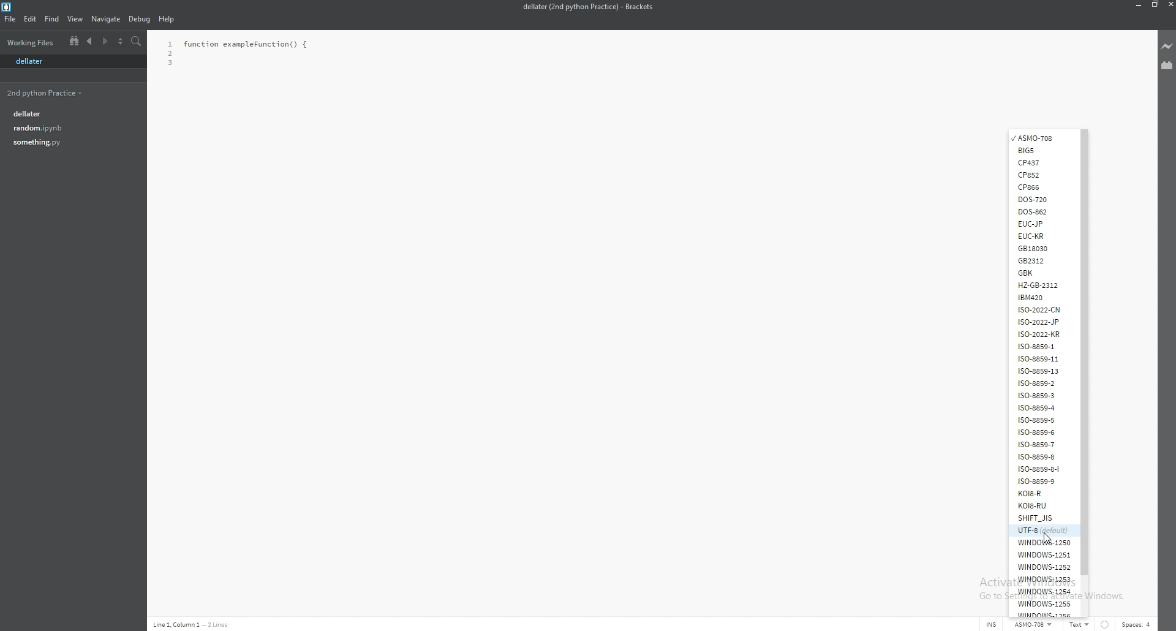  What do you see at coordinates (1042, 248) in the screenshot?
I see `gb18030` at bounding box center [1042, 248].